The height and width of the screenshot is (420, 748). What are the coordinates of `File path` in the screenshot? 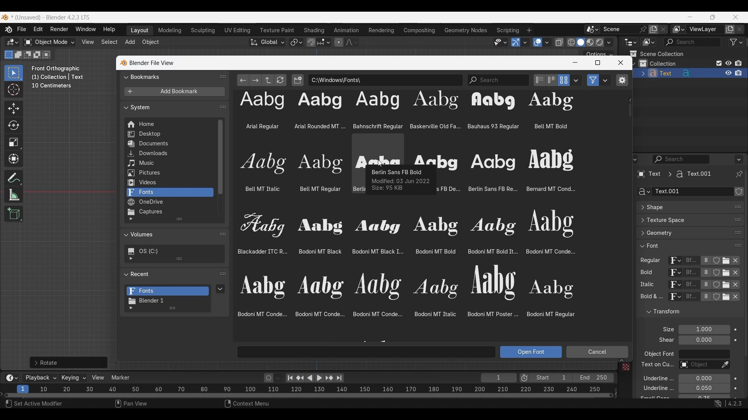 It's located at (385, 80).